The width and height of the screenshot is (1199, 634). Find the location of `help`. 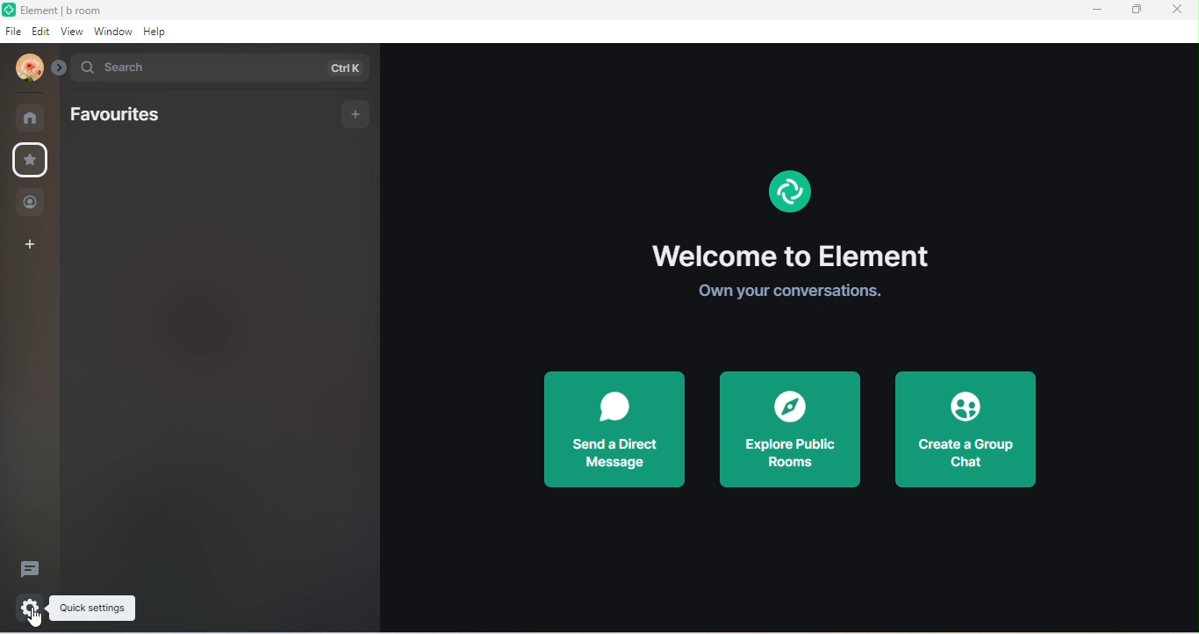

help is located at coordinates (159, 32).